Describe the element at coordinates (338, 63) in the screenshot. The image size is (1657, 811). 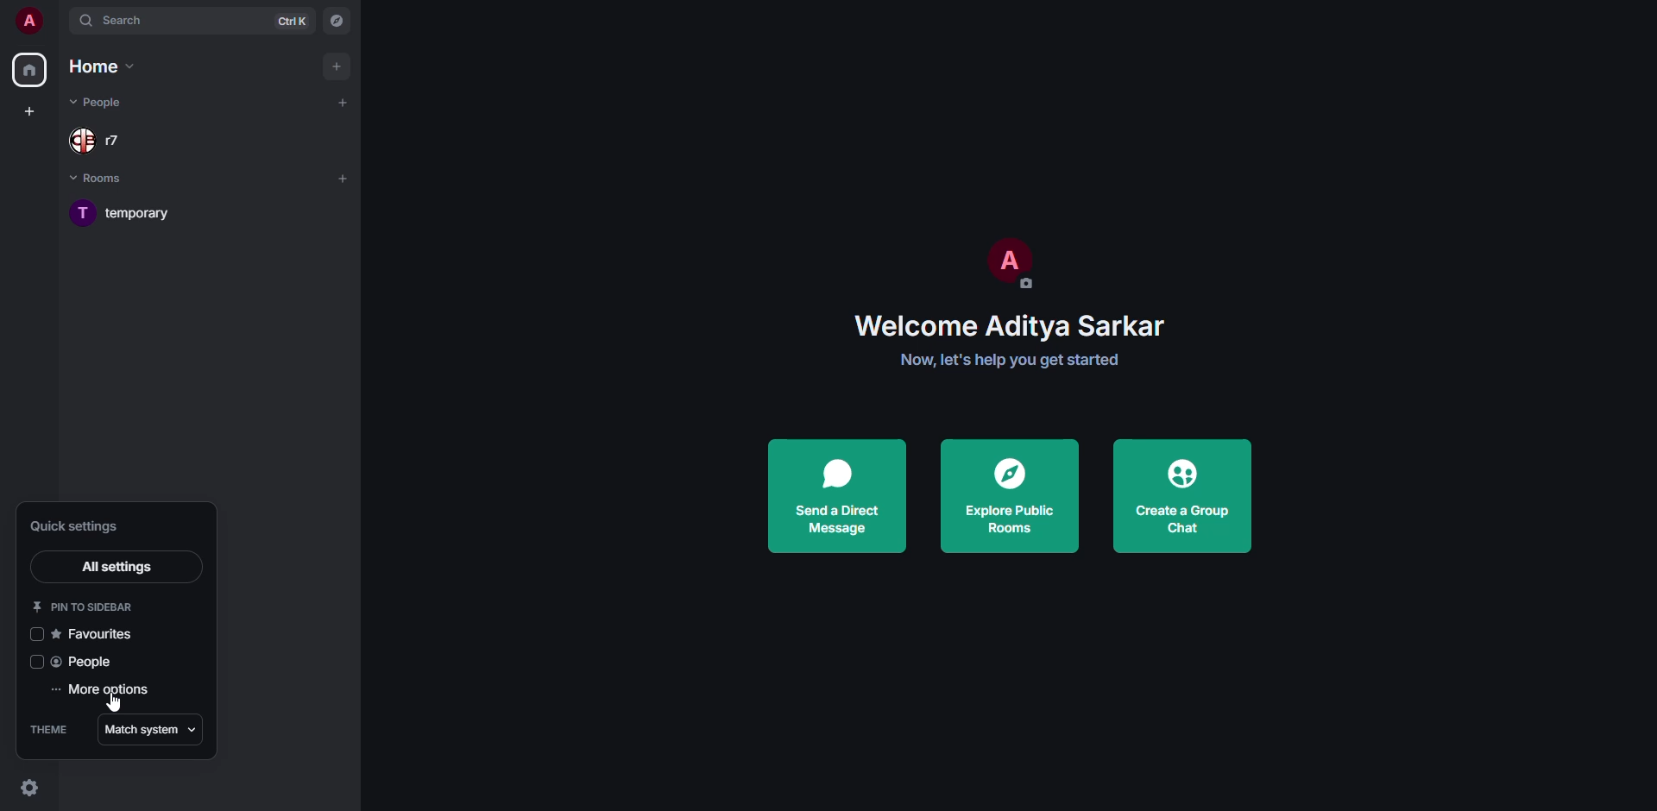
I see `add` at that location.